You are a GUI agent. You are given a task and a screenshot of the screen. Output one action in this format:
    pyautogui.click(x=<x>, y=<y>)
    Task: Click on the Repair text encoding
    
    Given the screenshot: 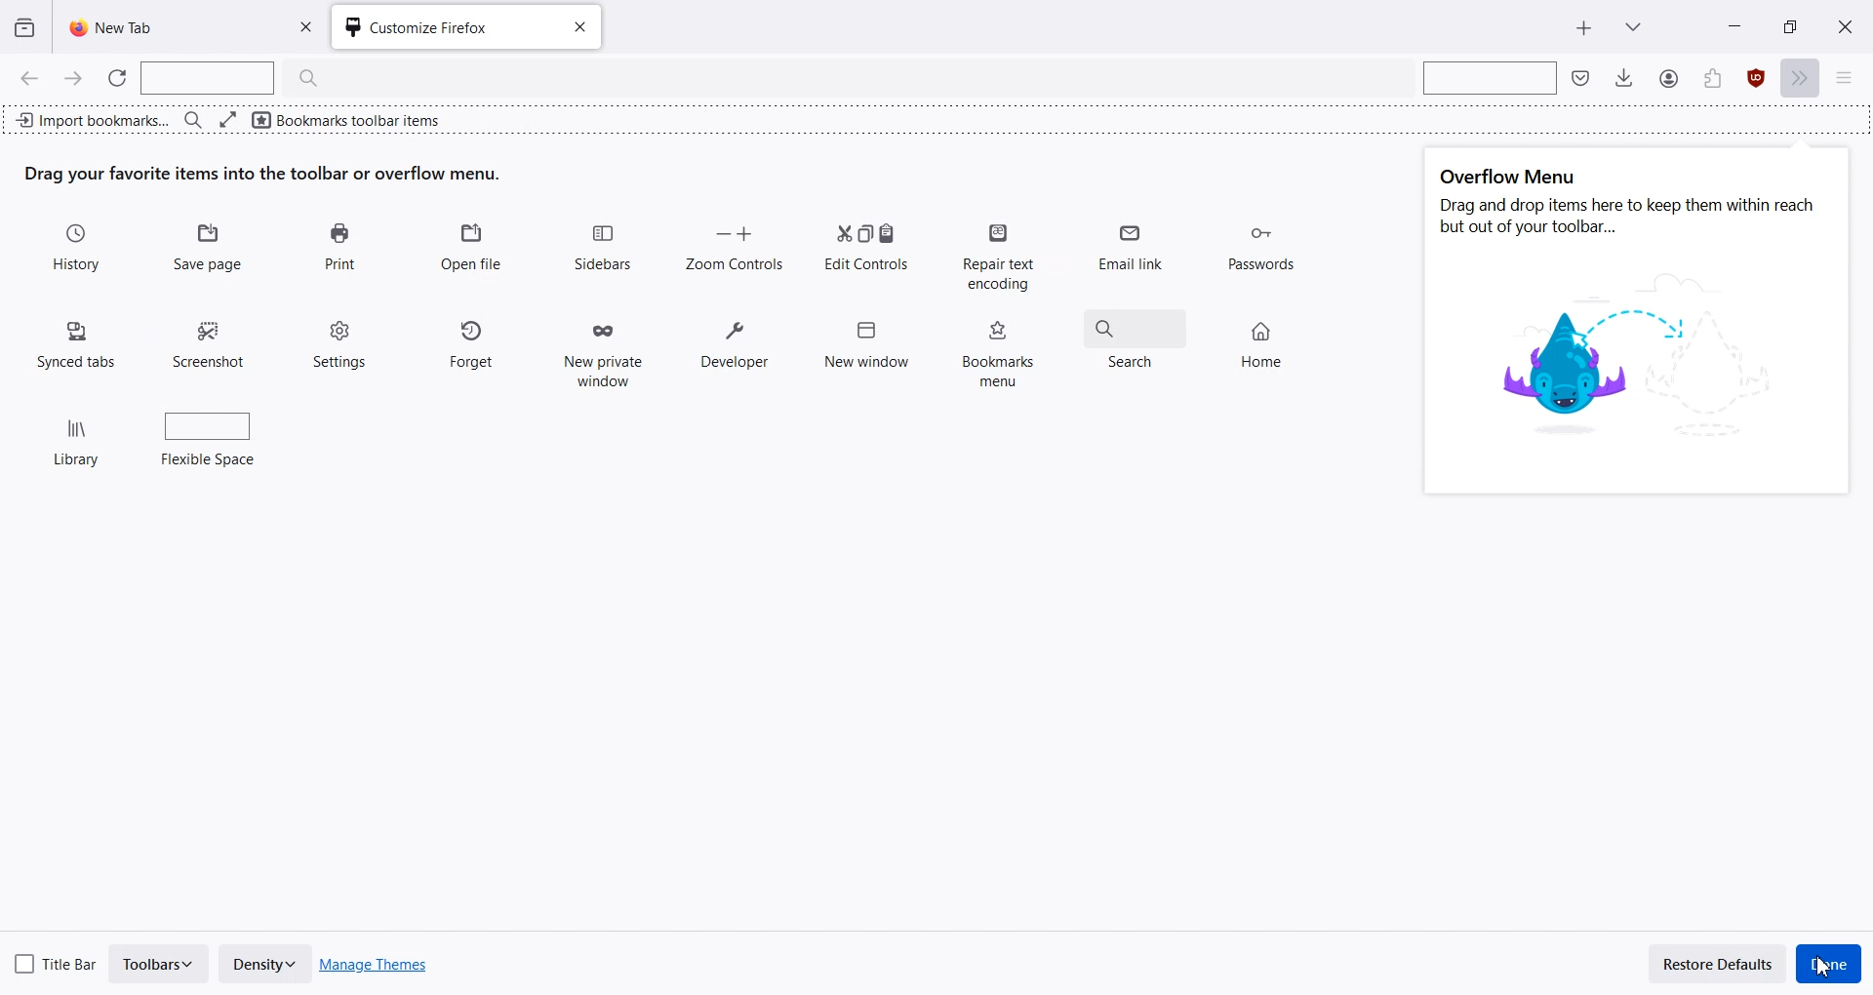 What is the action you would take?
    pyautogui.click(x=997, y=254)
    